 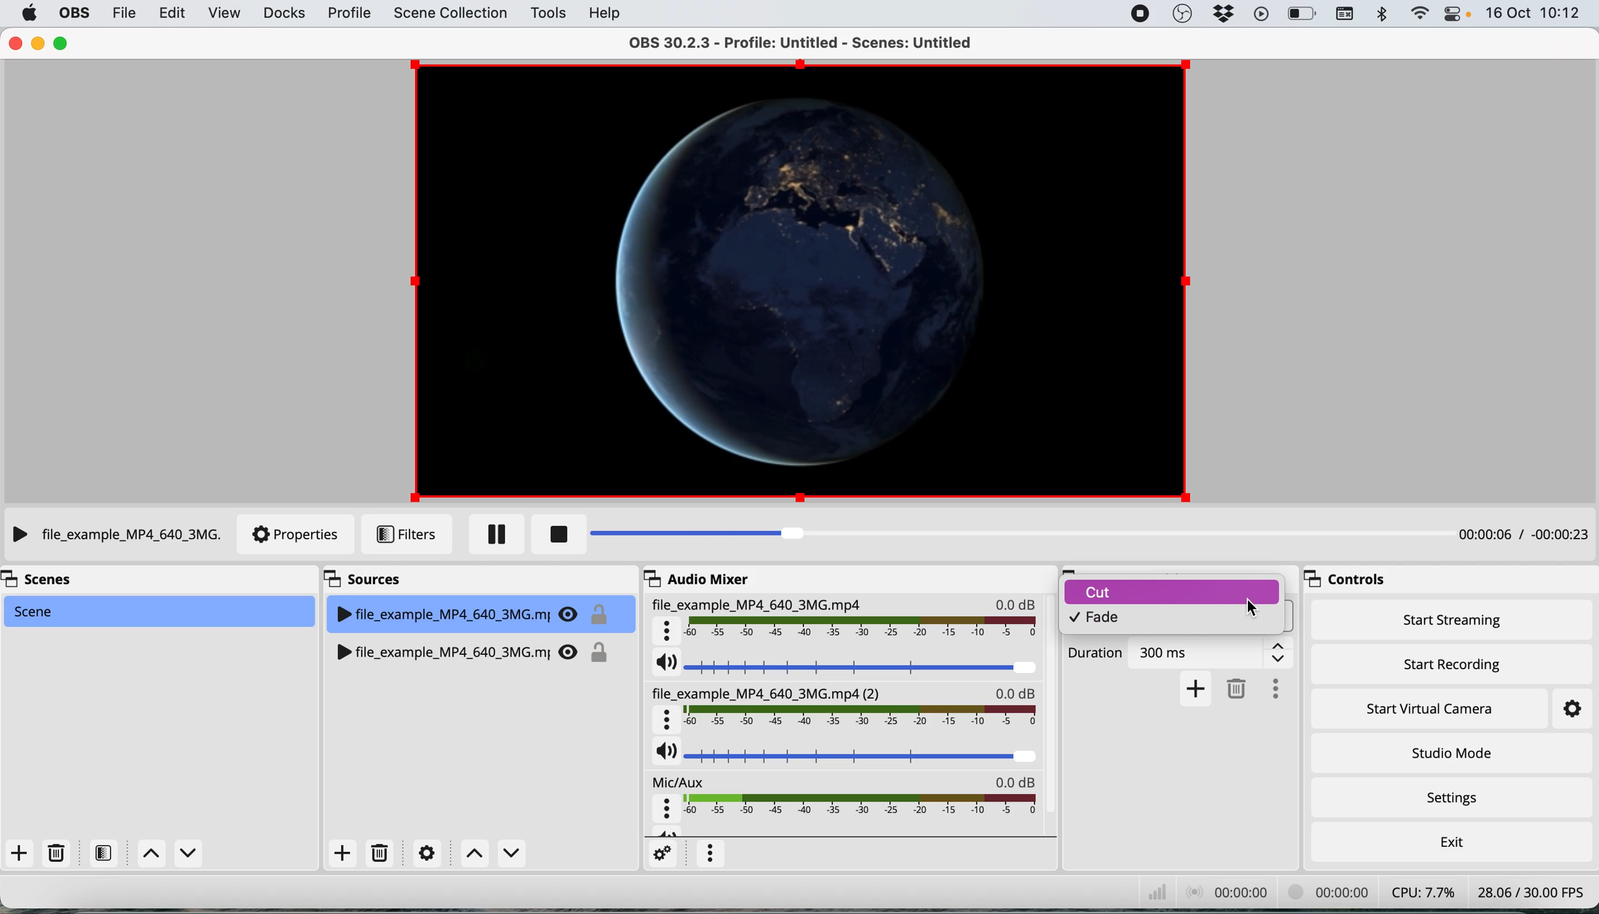 I want to click on docks, so click(x=287, y=13).